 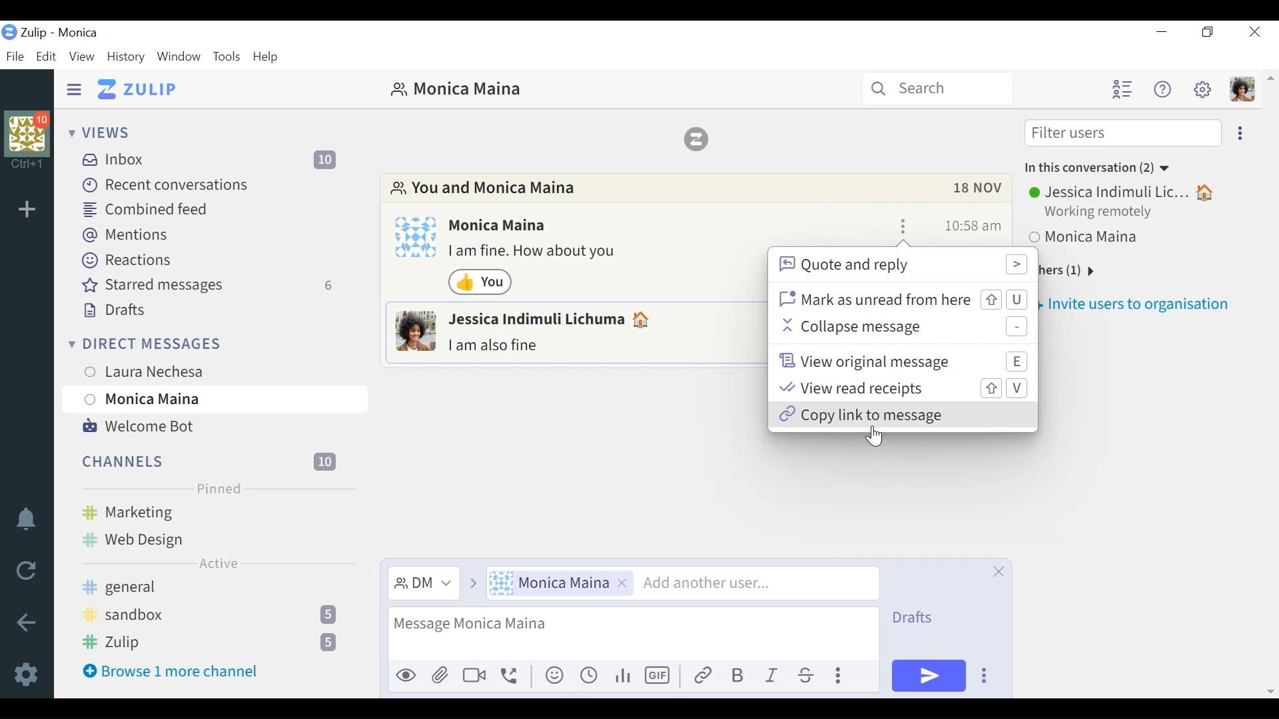 What do you see at coordinates (877, 437) in the screenshot?
I see `Cursor` at bounding box center [877, 437].